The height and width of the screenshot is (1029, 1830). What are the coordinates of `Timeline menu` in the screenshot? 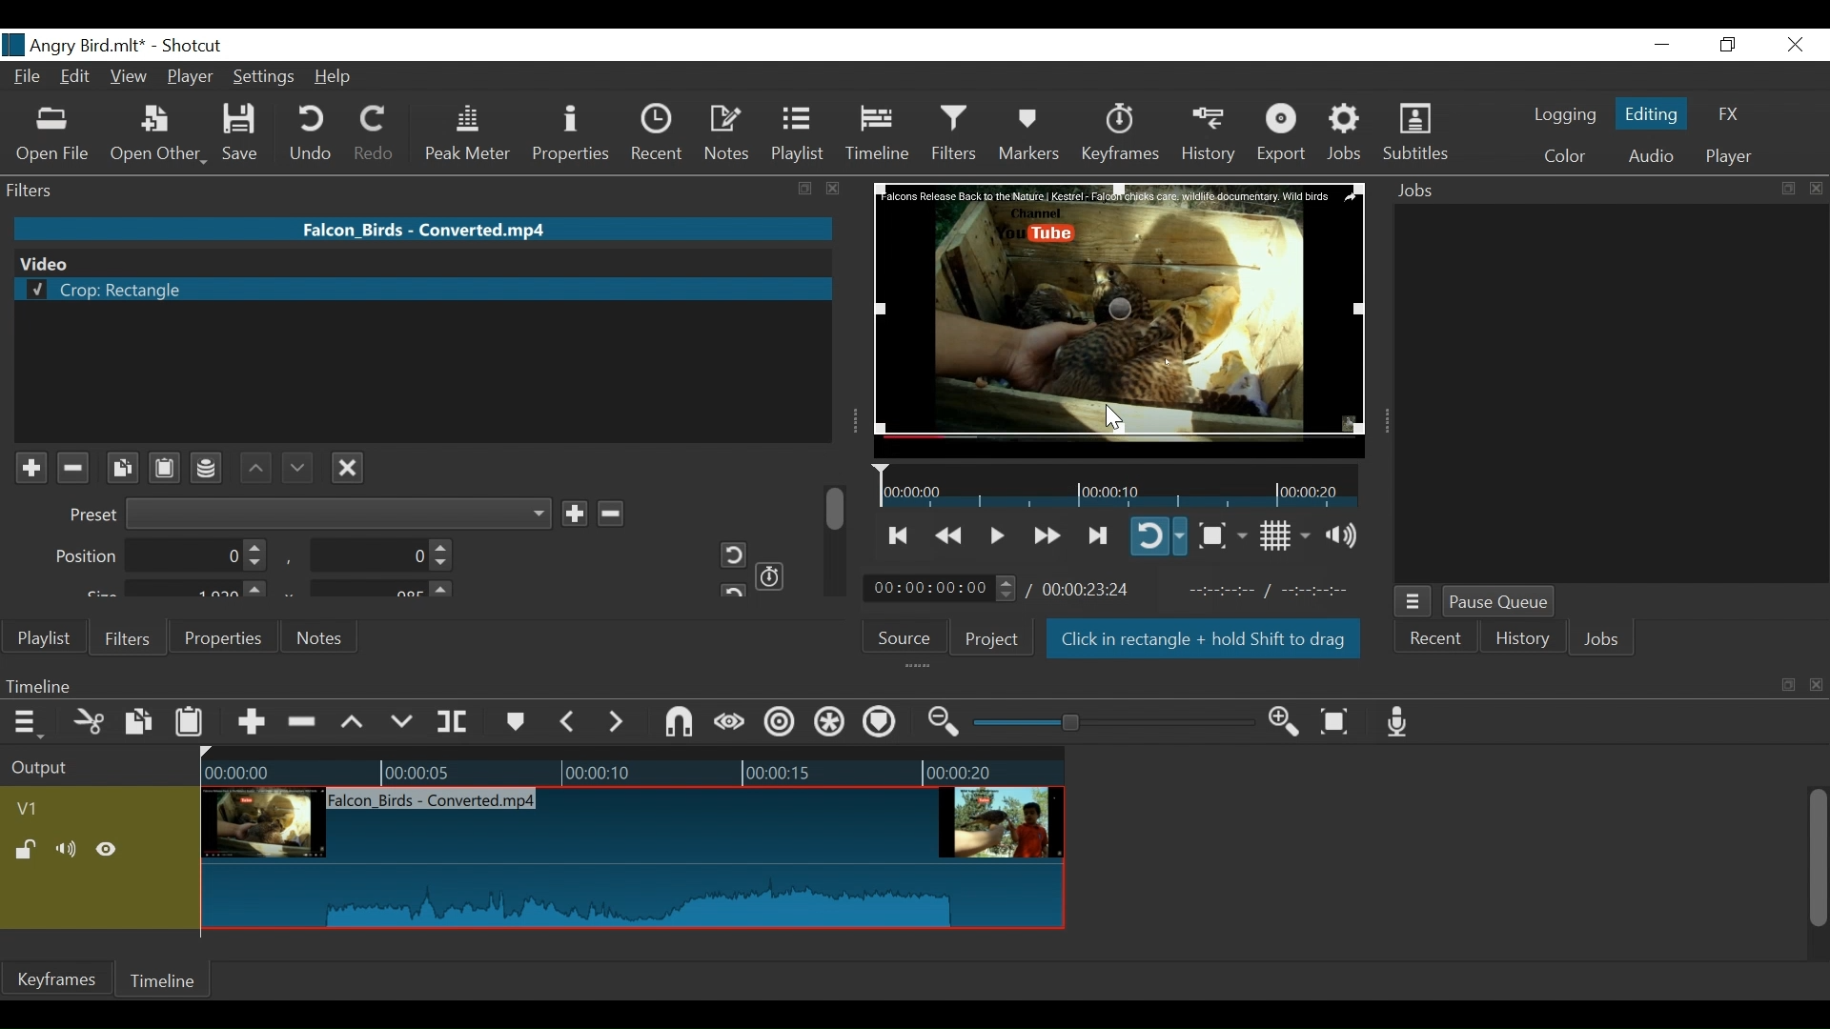 It's located at (30, 721).